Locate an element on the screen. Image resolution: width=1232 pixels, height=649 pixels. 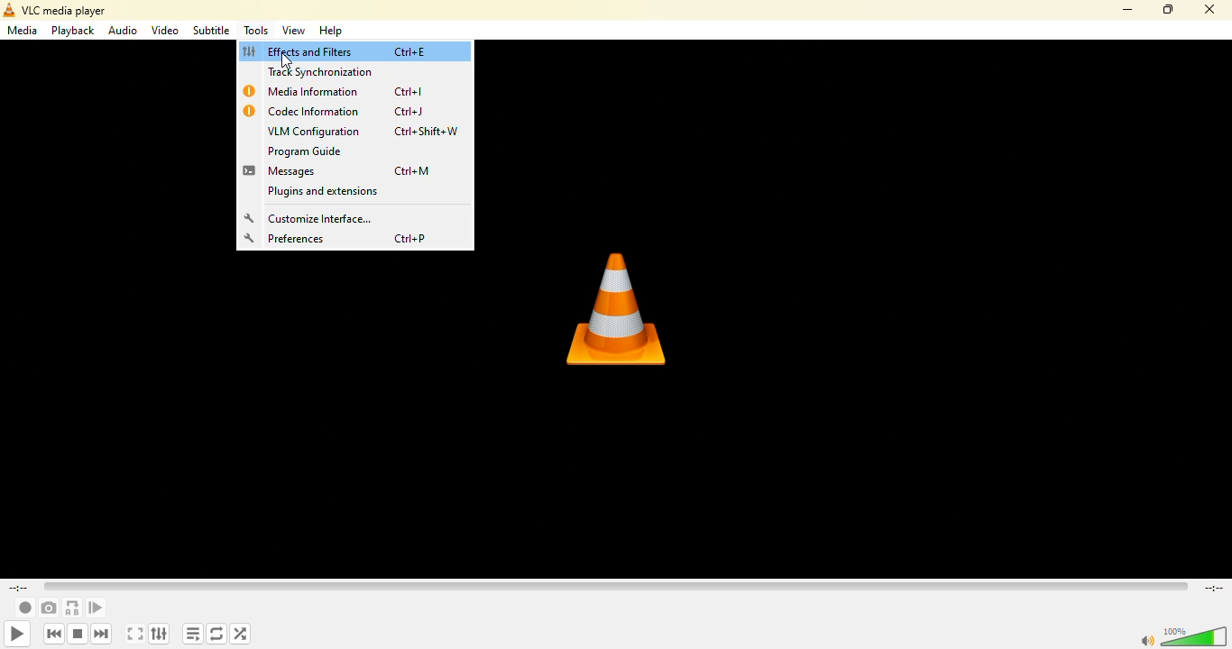
track synchronization is located at coordinates (319, 72).